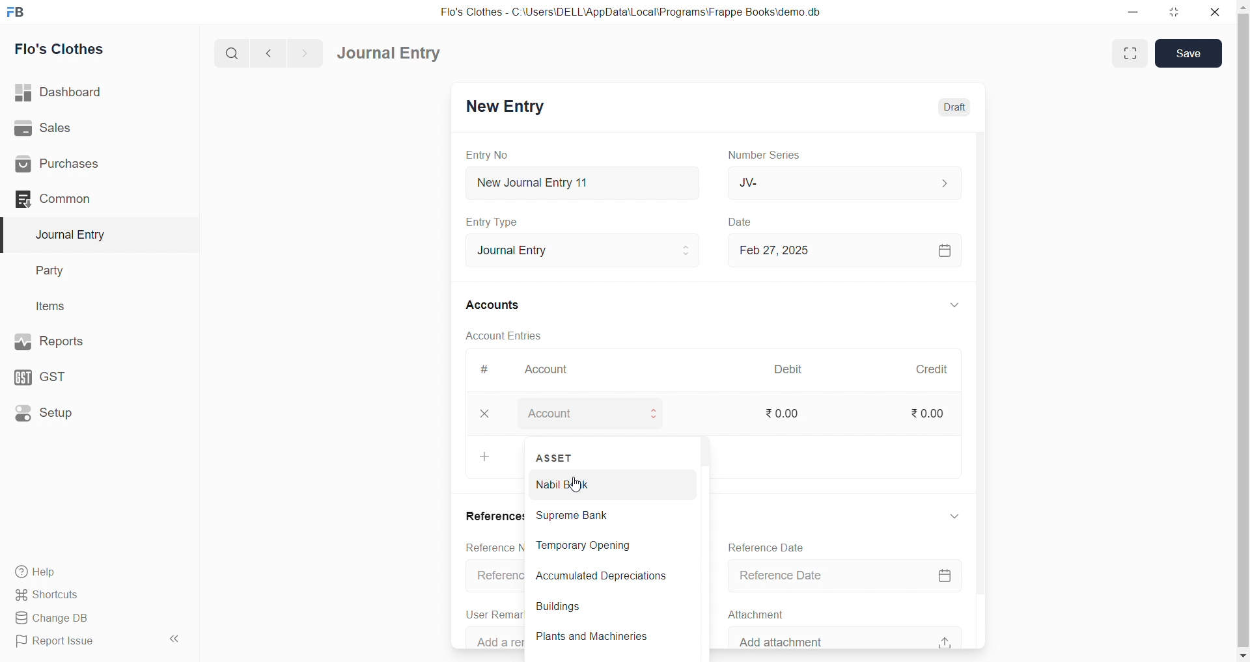 This screenshot has height=662, width=1250. Describe the element at coordinates (58, 269) in the screenshot. I see `Party` at that location.